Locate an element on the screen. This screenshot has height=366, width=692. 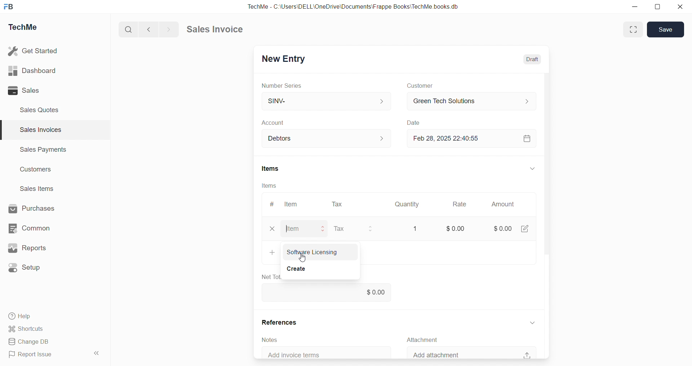
down is located at coordinates (533, 322).